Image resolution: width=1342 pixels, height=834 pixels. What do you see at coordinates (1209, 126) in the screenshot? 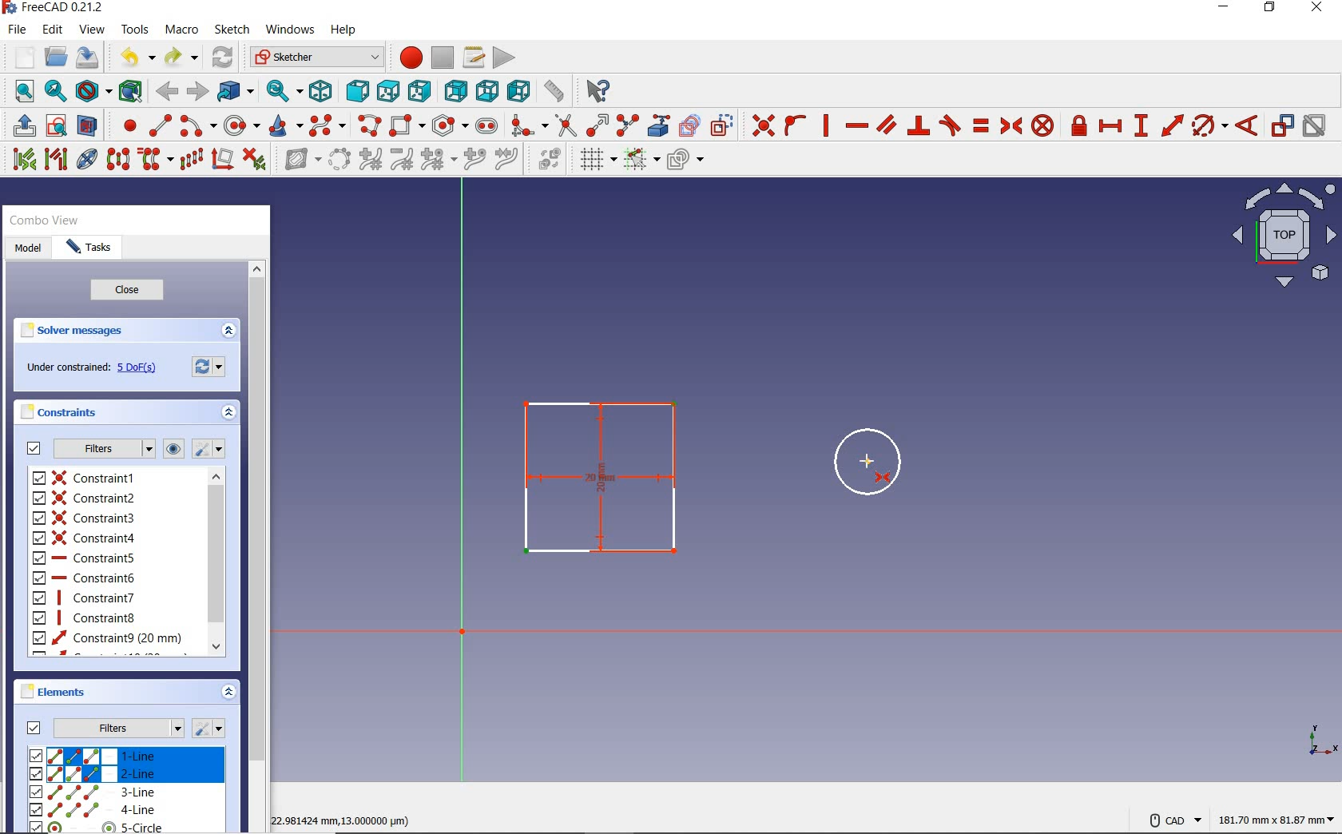
I see `constrain arc or circle` at bounding box center [1209, 126].